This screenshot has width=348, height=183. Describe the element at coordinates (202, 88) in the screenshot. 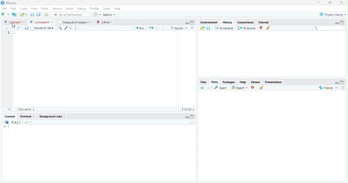

I see `Previous Slot` at that location.